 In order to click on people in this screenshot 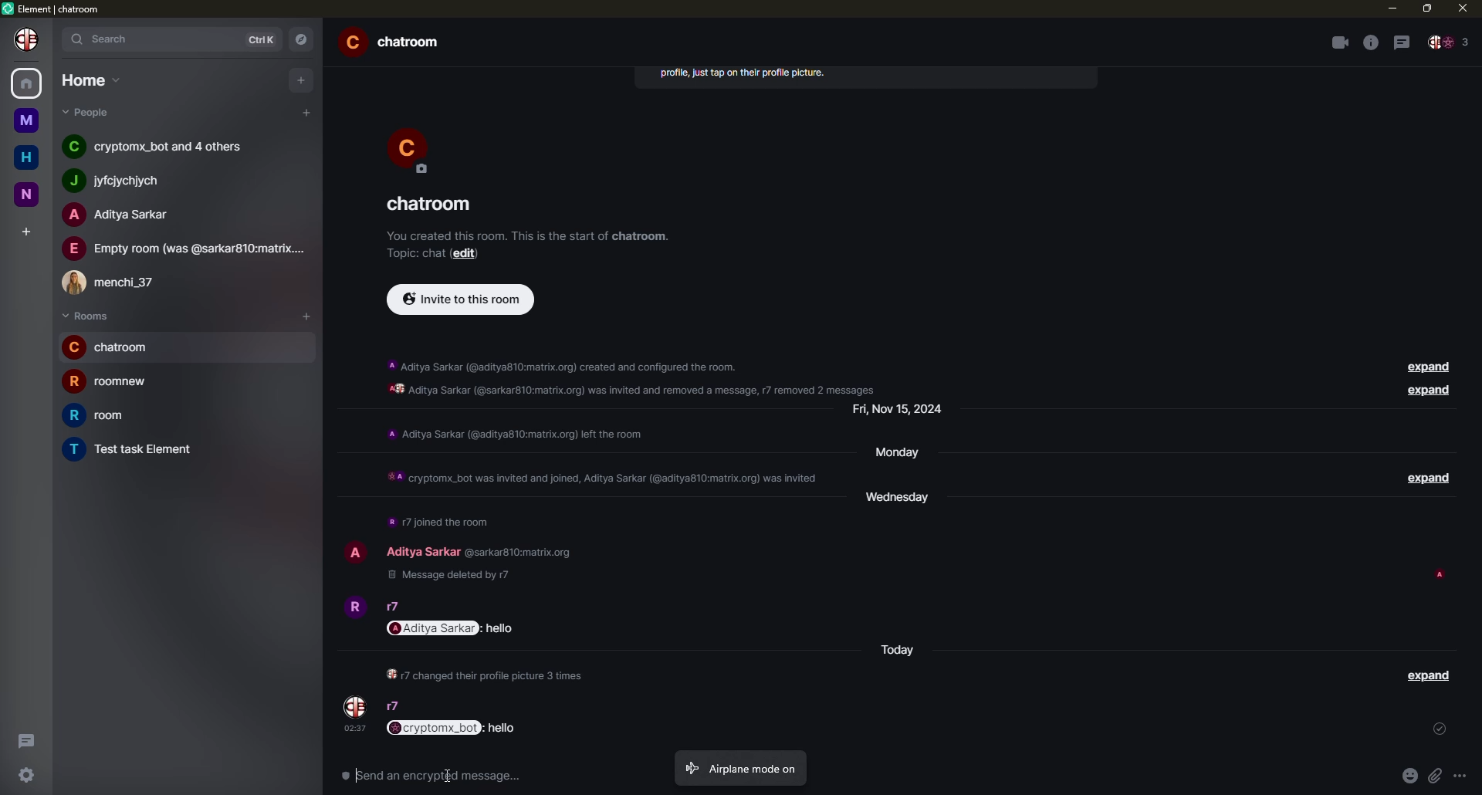, I will do `click(123, 180)`.